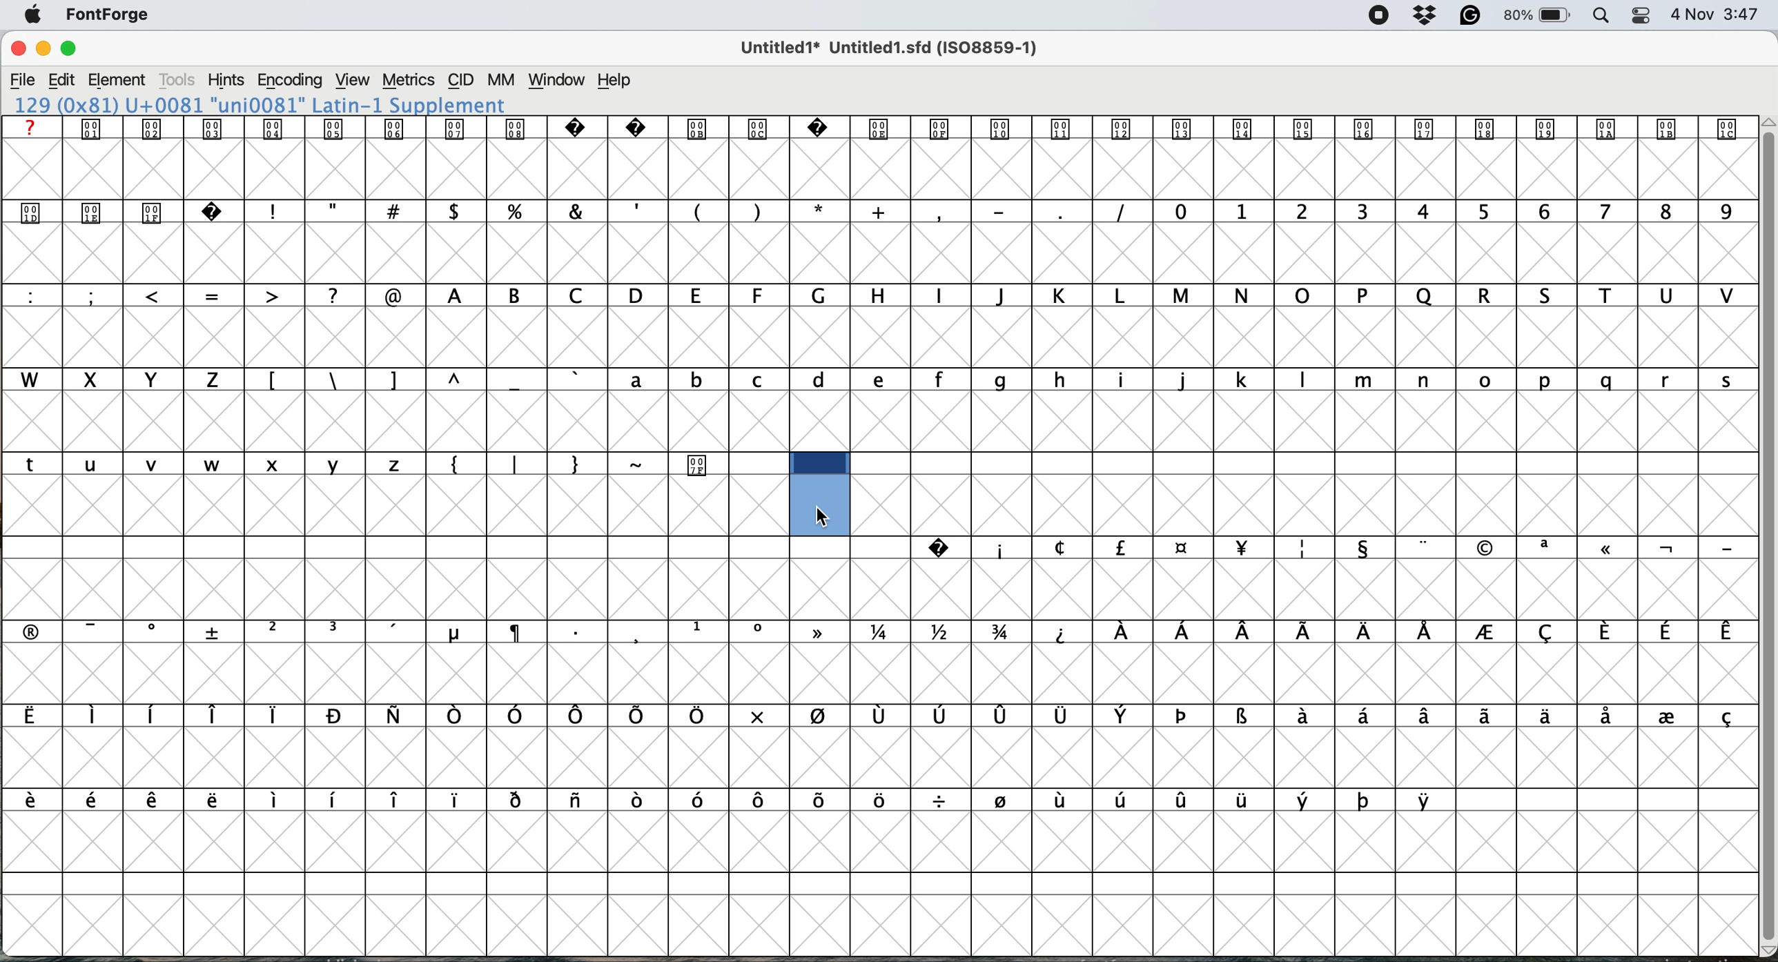  I want to click on vertical scroll bar, so click(1765, 535).